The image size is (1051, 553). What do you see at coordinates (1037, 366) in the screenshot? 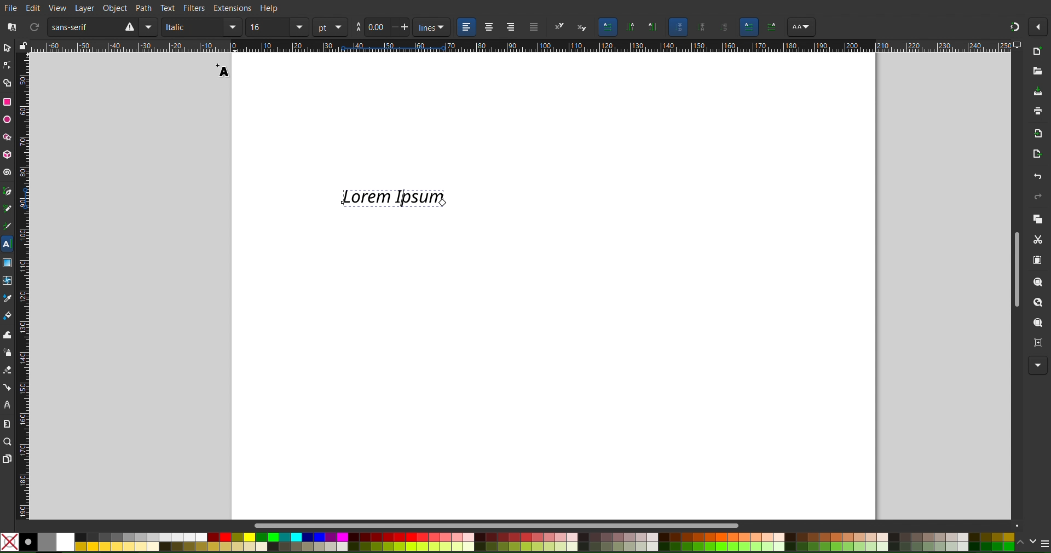
I see `More Options` at bounding box center [1037, 366].